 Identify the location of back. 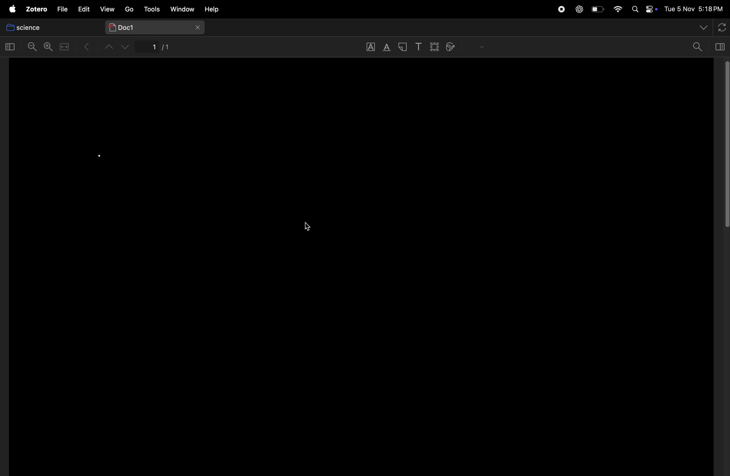
(89, 48).